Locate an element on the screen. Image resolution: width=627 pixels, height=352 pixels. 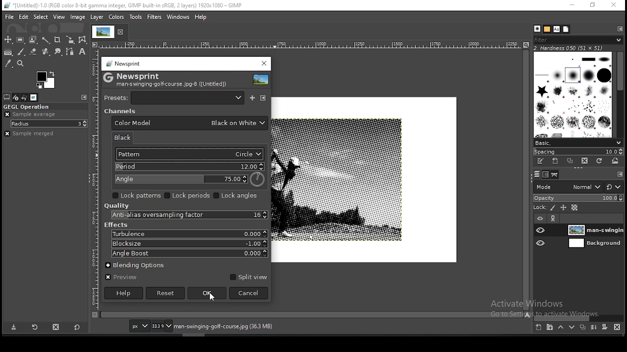
fuzzy selection tool is located at coordinates (46, 41).